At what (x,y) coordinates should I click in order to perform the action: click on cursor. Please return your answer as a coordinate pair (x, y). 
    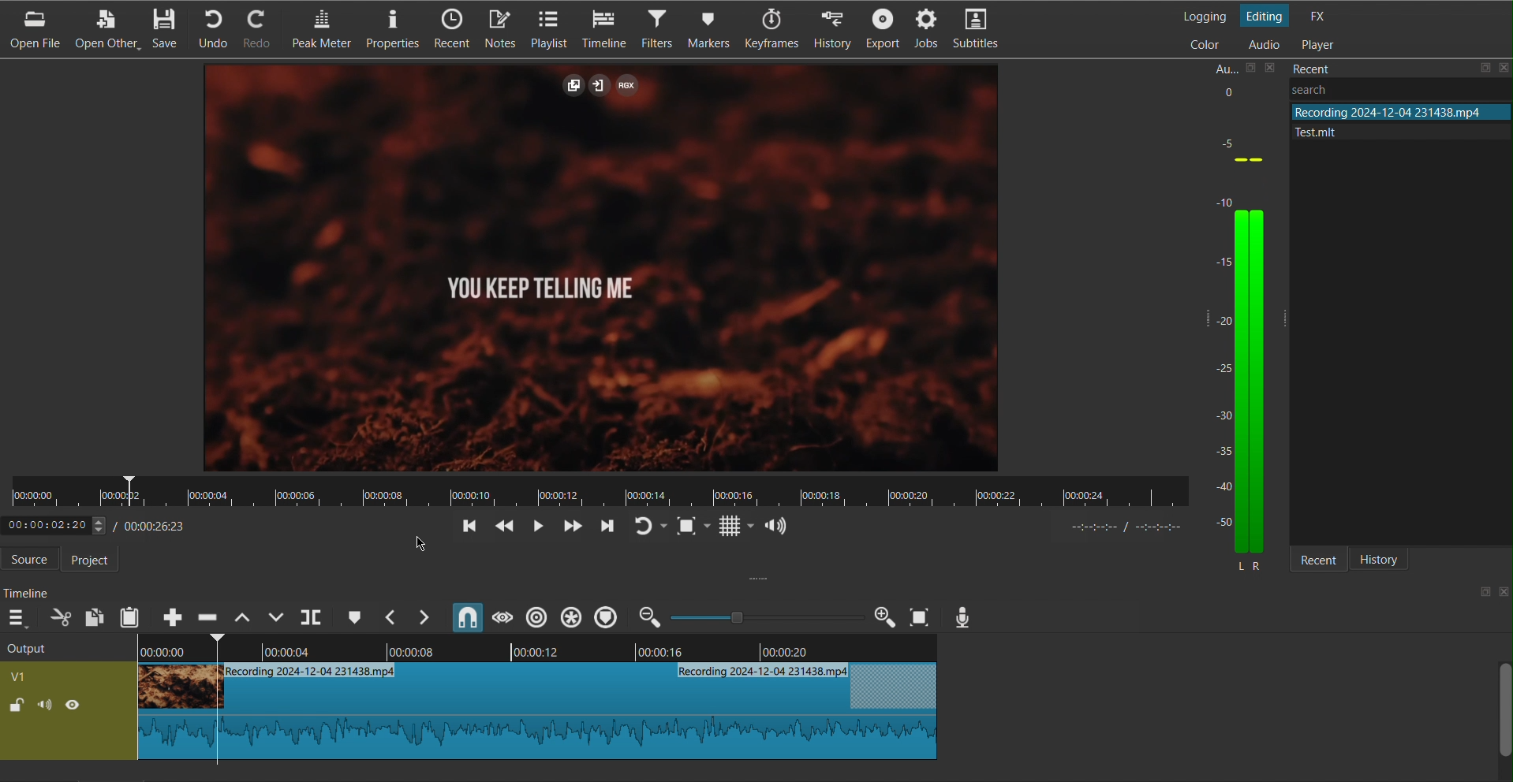
    Looking at the image, I should click on (418, 542).